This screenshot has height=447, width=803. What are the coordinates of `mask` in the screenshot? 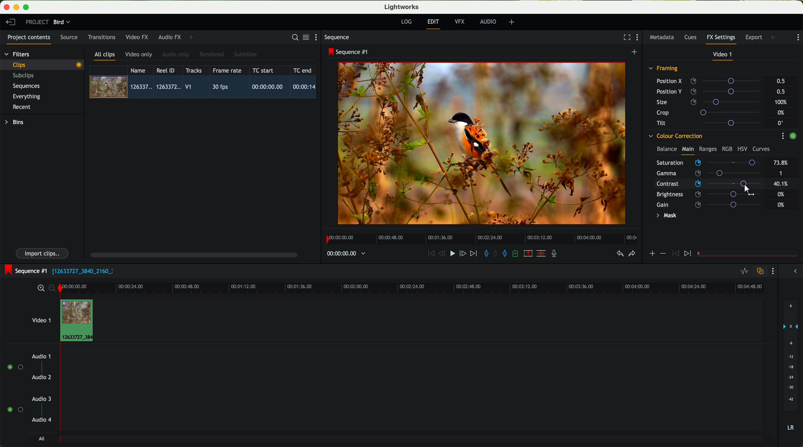 It's located at (665, 216).